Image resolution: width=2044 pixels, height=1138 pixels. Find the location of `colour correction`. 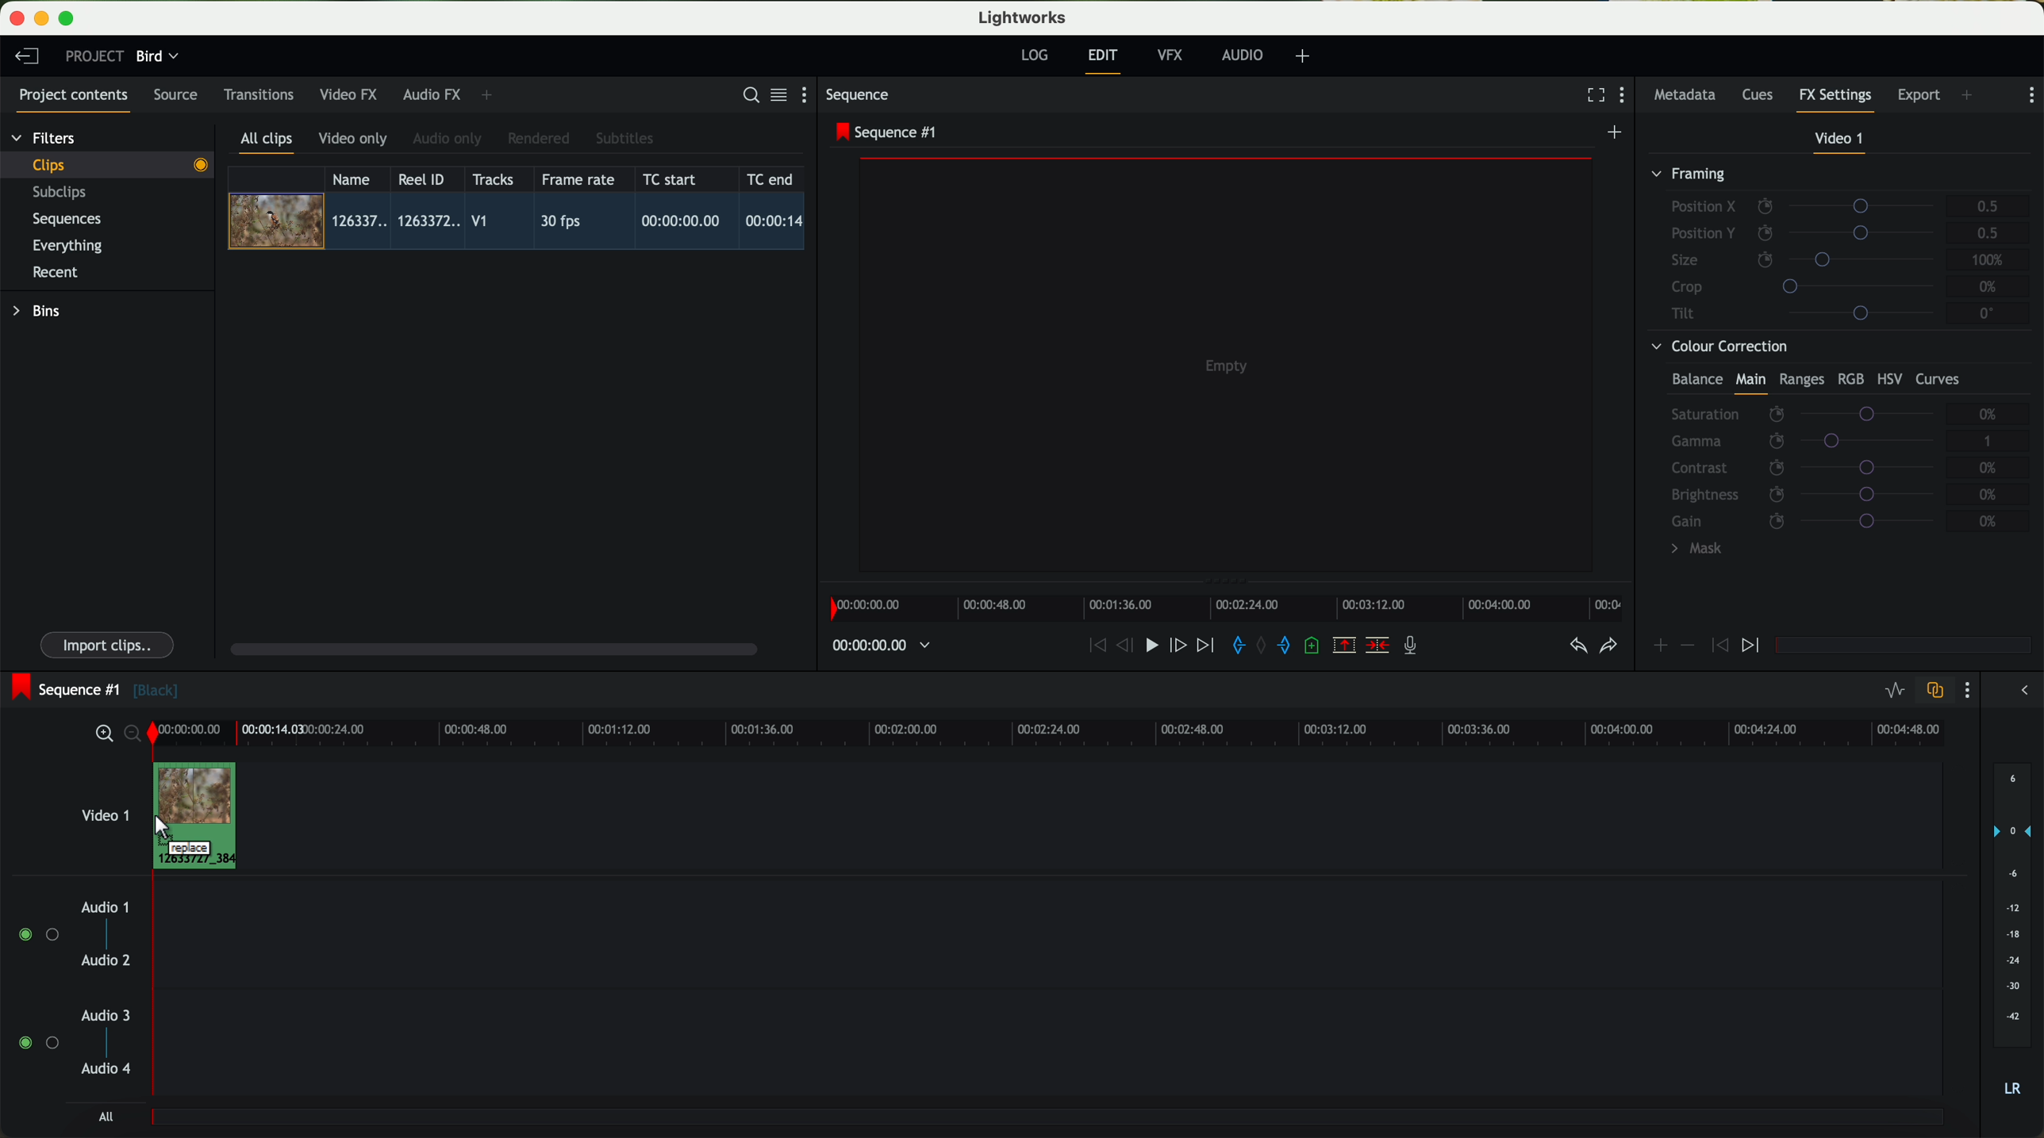

colour correction is located at coordinates (1718, 347).